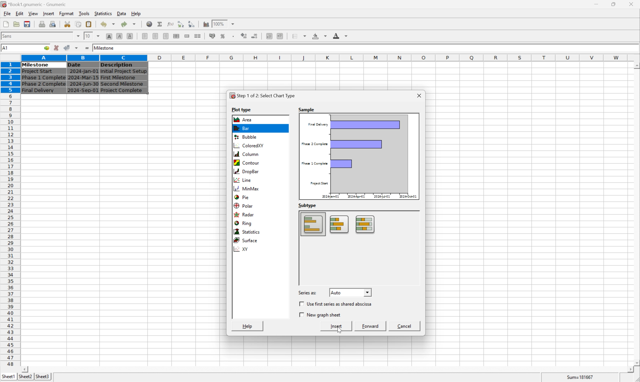  What do you see at coordinates (247, 172) in the screenshot?
I see `deepbar` at bounding box center [247, 172].